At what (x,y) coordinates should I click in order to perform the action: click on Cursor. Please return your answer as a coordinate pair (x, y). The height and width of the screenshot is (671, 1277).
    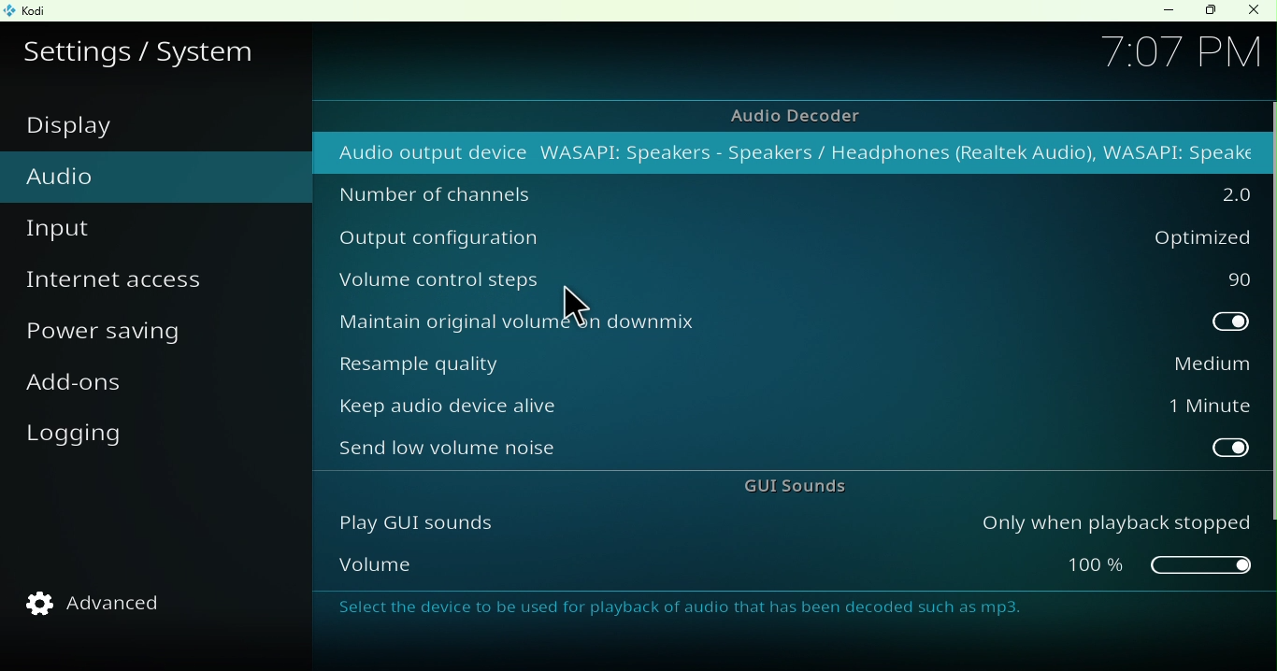
    Looking at the image, I should click on (578, 306).